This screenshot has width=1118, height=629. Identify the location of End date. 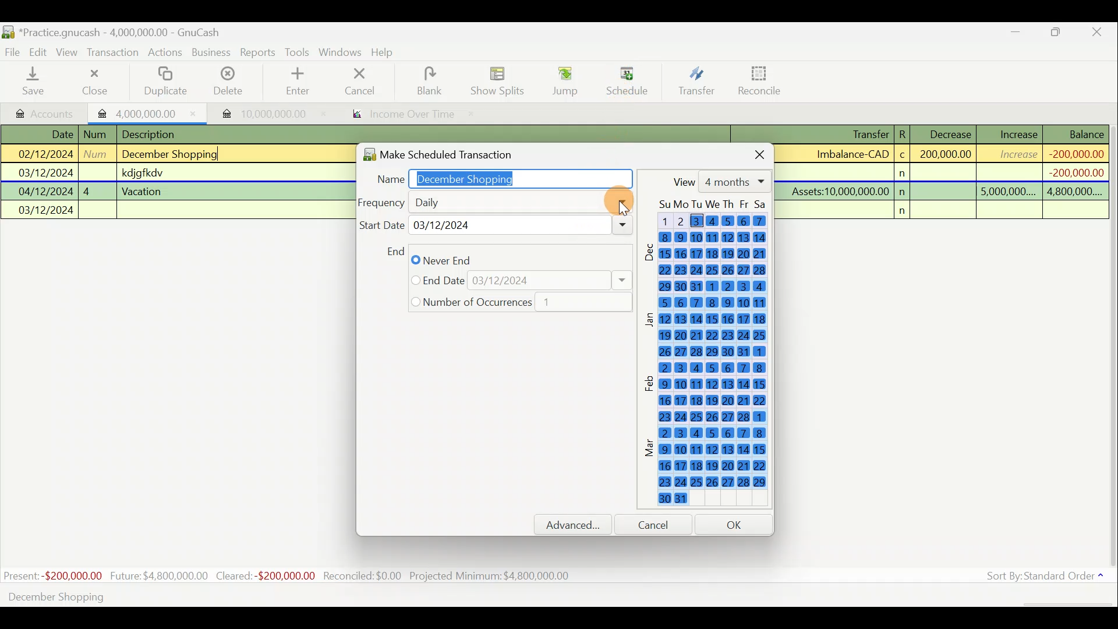
(520, 281).